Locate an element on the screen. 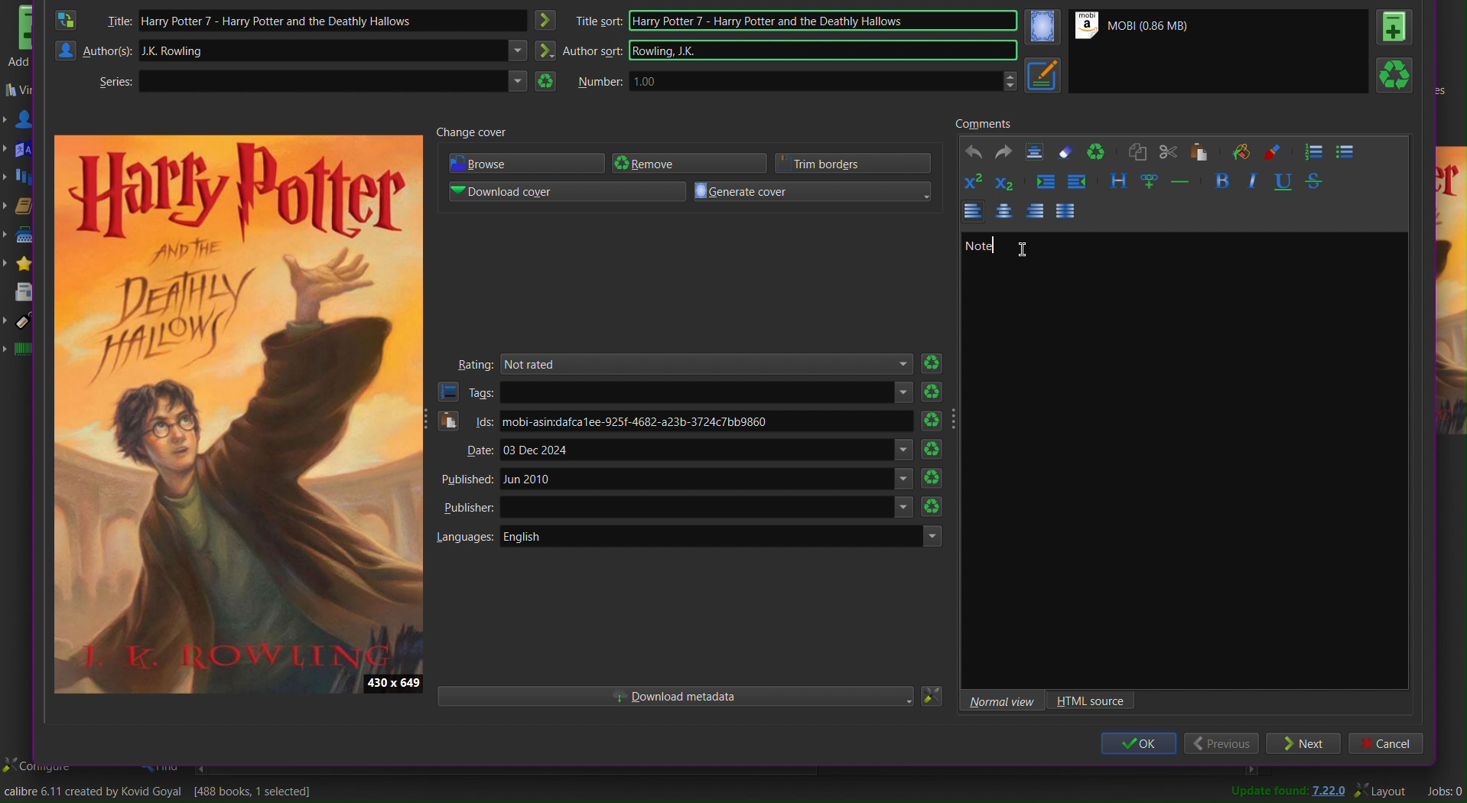 Image resolution: width=1467 pixels, height=803 pixels. Copy is located at coordinates (1138, 151).